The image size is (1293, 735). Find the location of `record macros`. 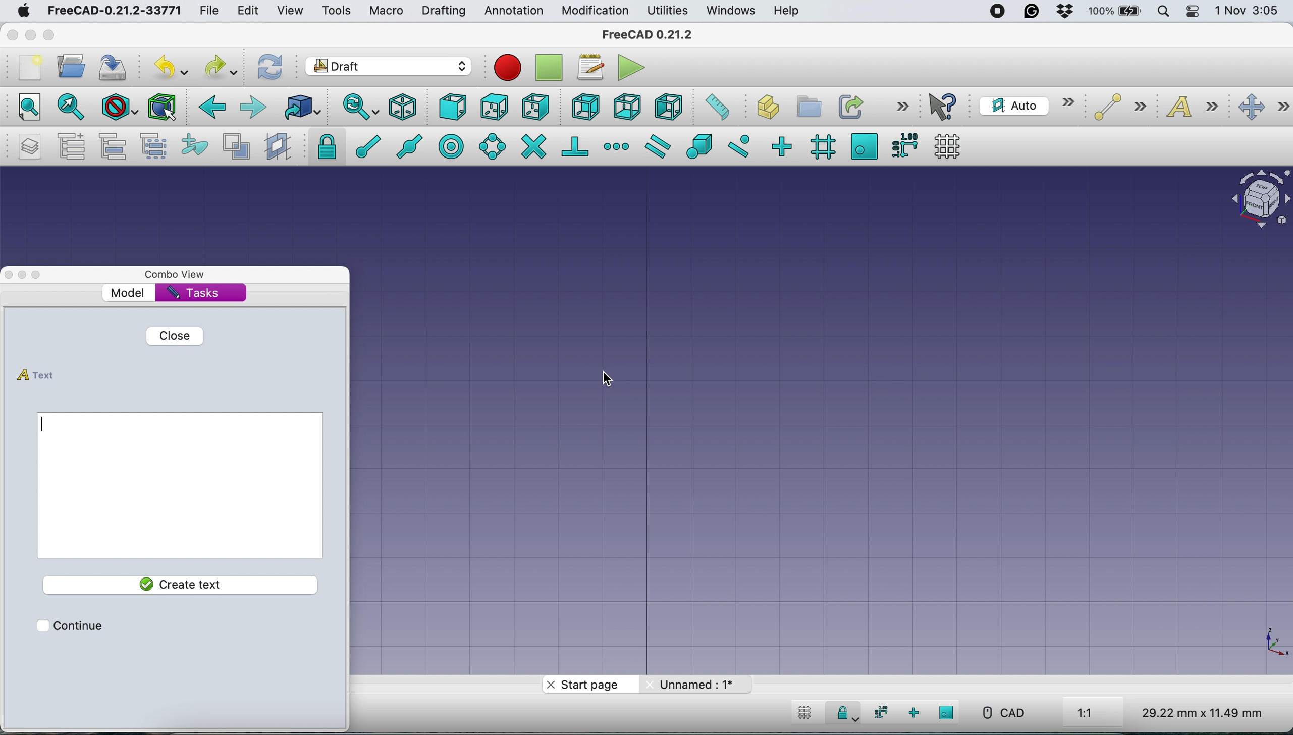

record macros is located at coordinates (505, 67).